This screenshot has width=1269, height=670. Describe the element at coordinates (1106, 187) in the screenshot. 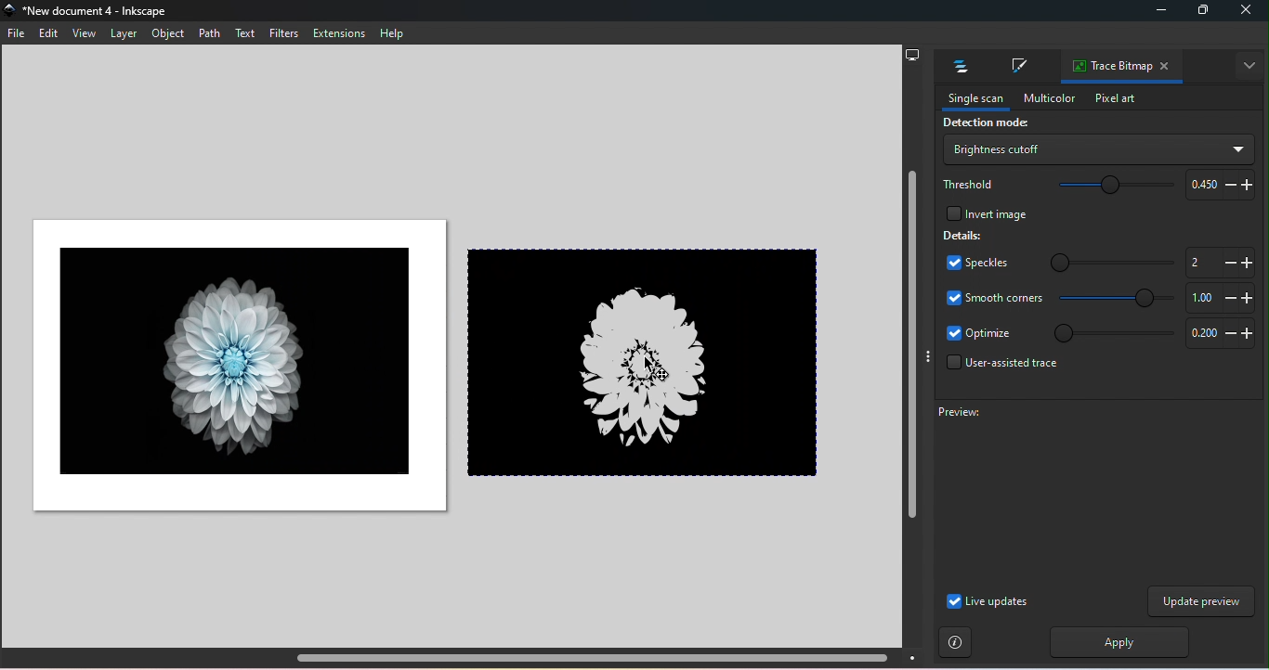

I see `Threshold slide bar` at that location.